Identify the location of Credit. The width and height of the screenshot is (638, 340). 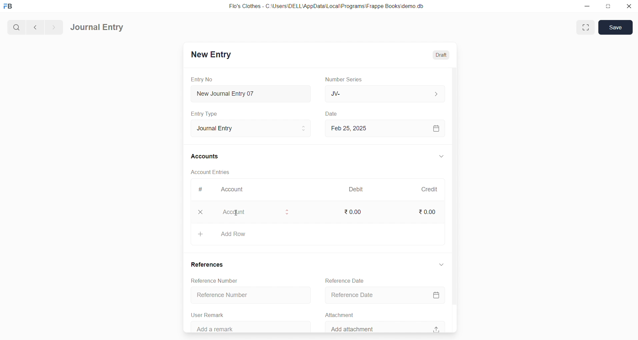
(429, 189).